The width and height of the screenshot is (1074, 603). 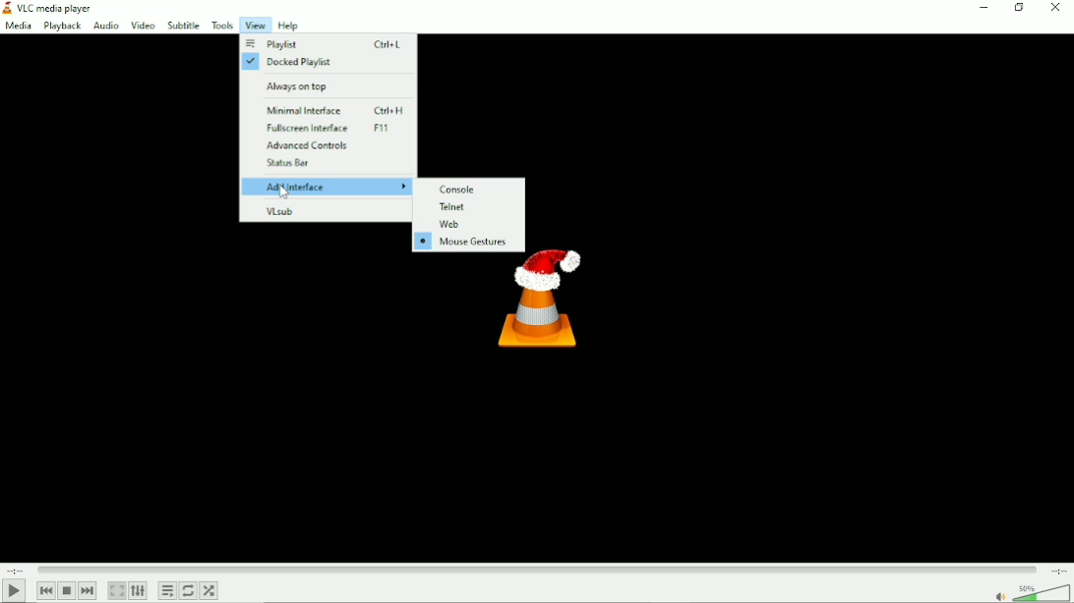 I want to click on VLsub, so click(x=327, y=210).